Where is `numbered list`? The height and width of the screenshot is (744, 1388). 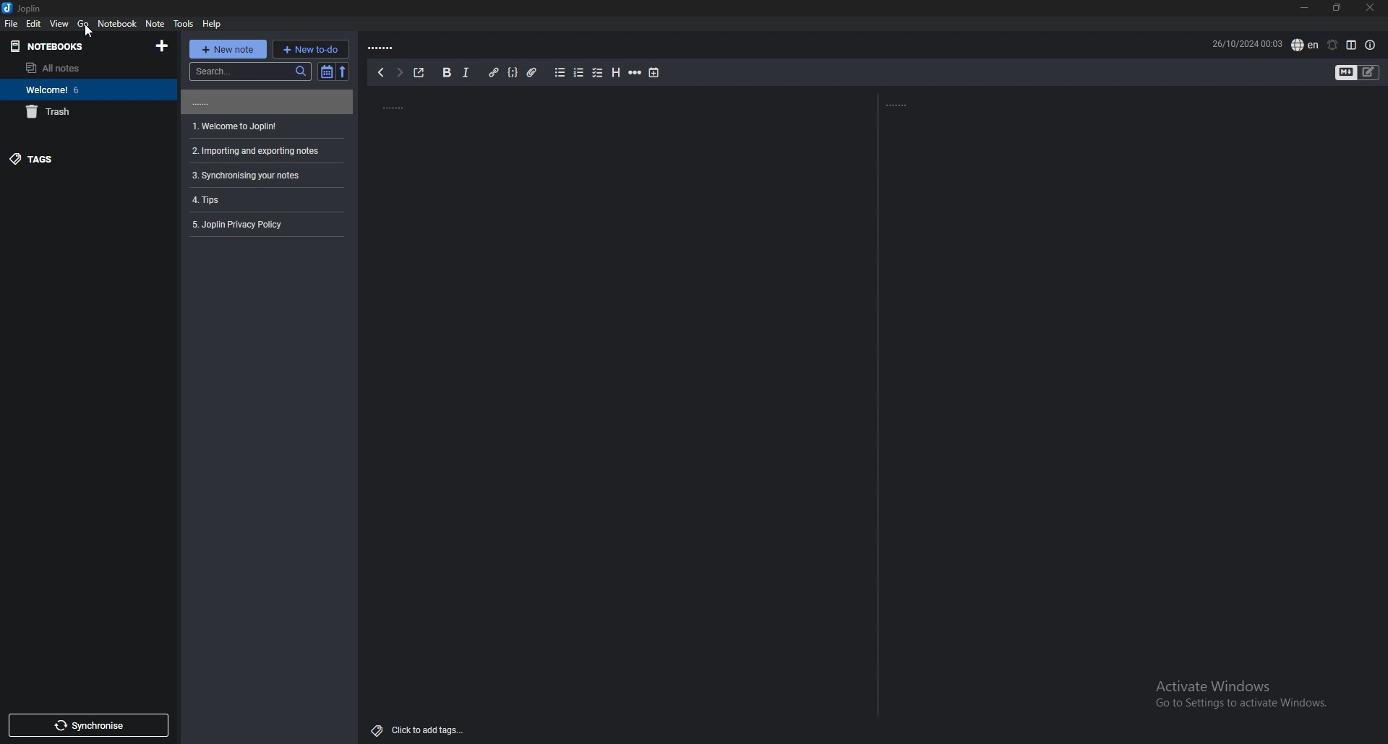
numbered list is located at coordinates (578, 73).